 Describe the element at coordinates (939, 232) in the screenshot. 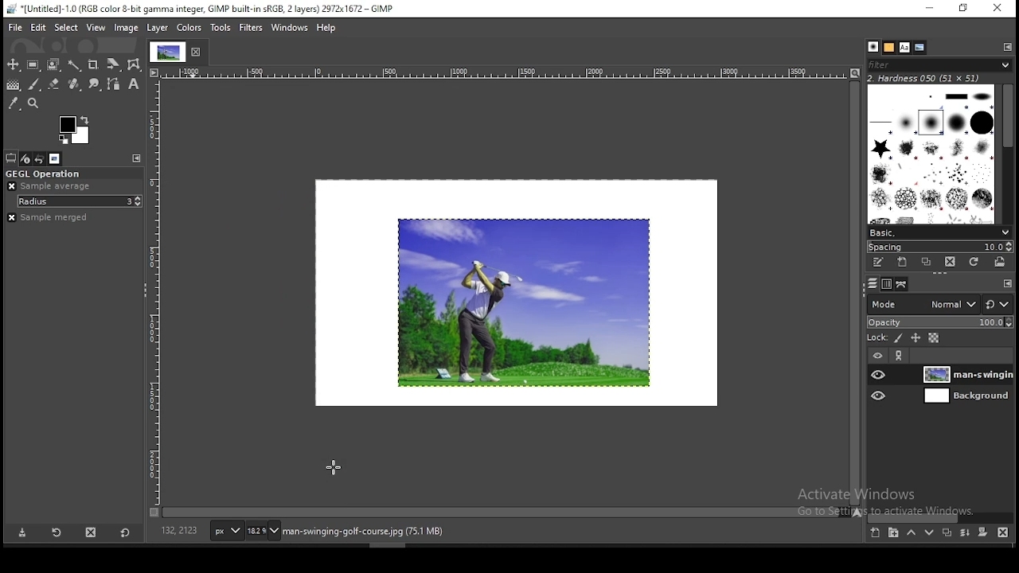

I see `brush presets` at that location.